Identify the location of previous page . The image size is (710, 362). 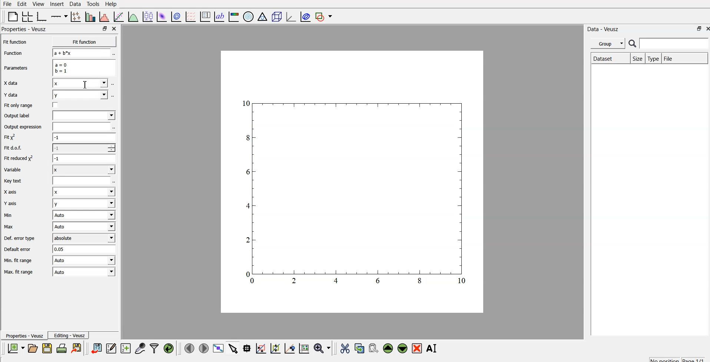
(189, 349).